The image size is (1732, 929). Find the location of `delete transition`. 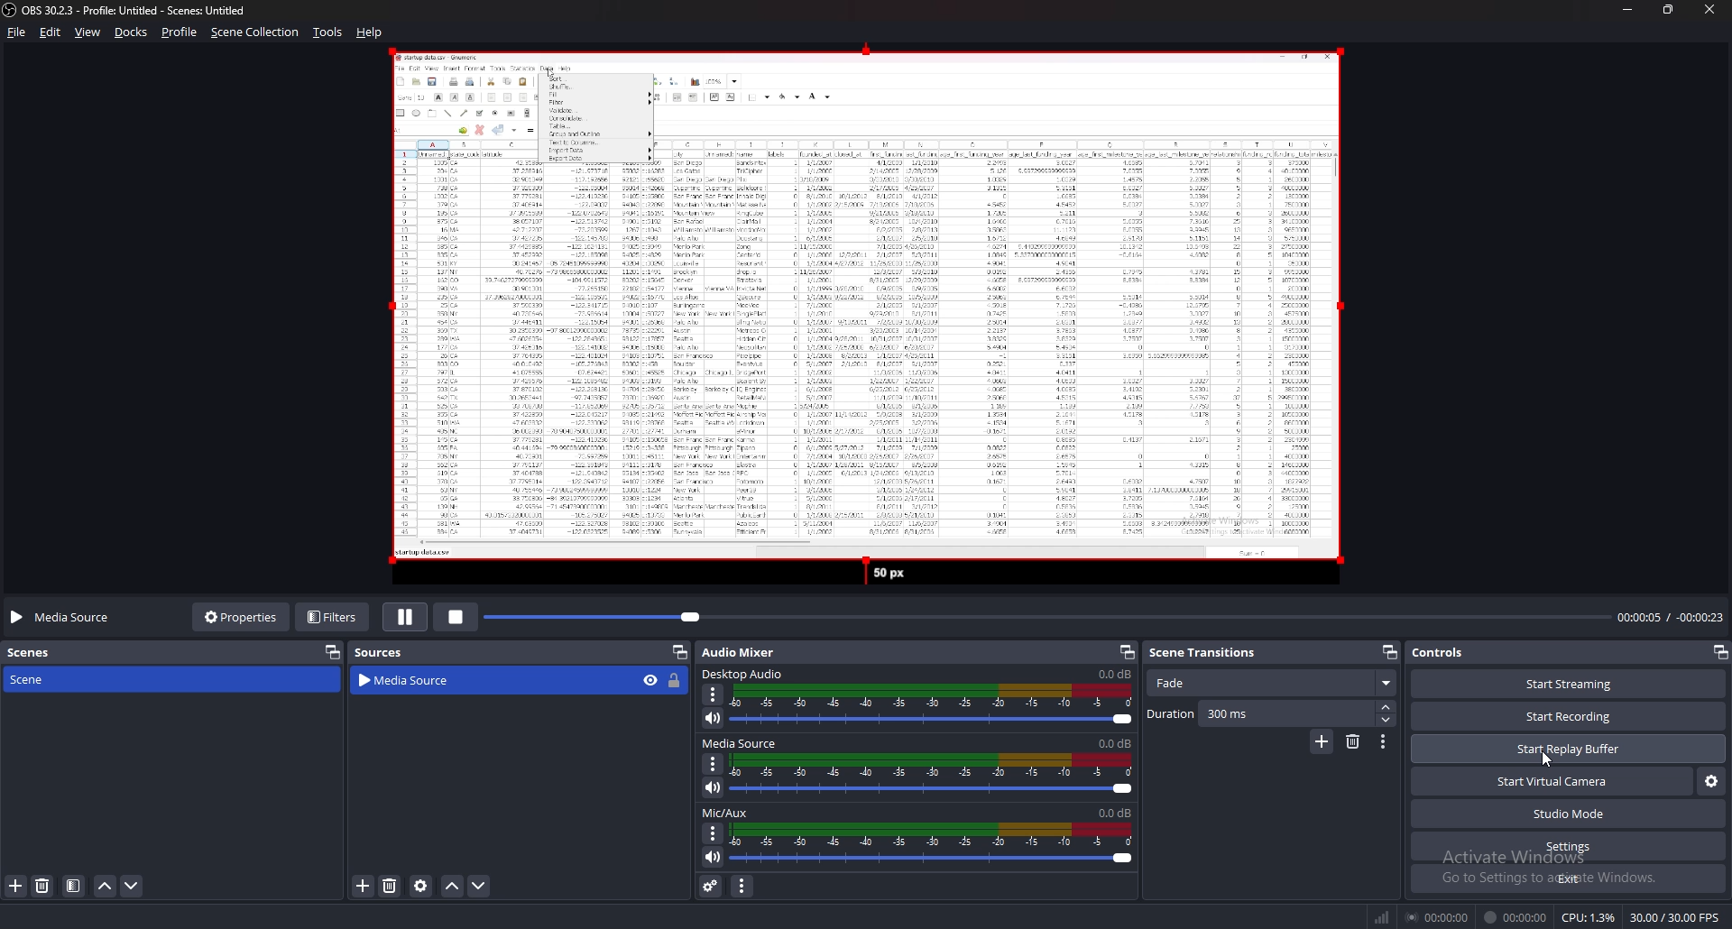

delete transition is located at coordinates (1353, 742).